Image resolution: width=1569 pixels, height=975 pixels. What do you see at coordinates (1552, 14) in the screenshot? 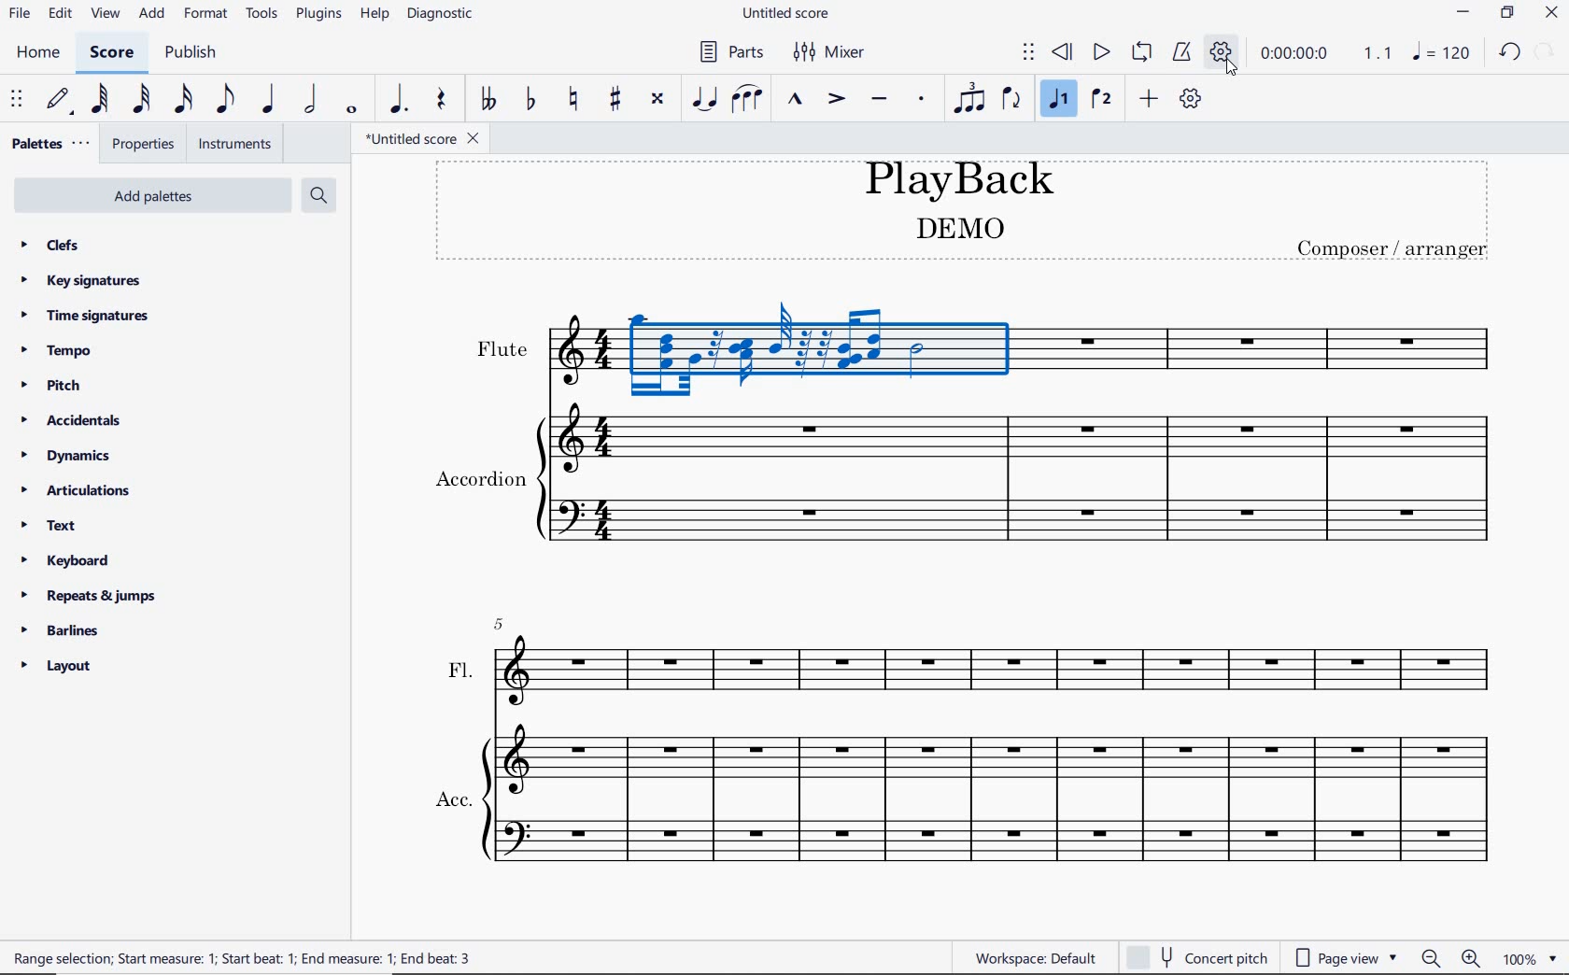
I see `close` at bounding box center [1552, 14].